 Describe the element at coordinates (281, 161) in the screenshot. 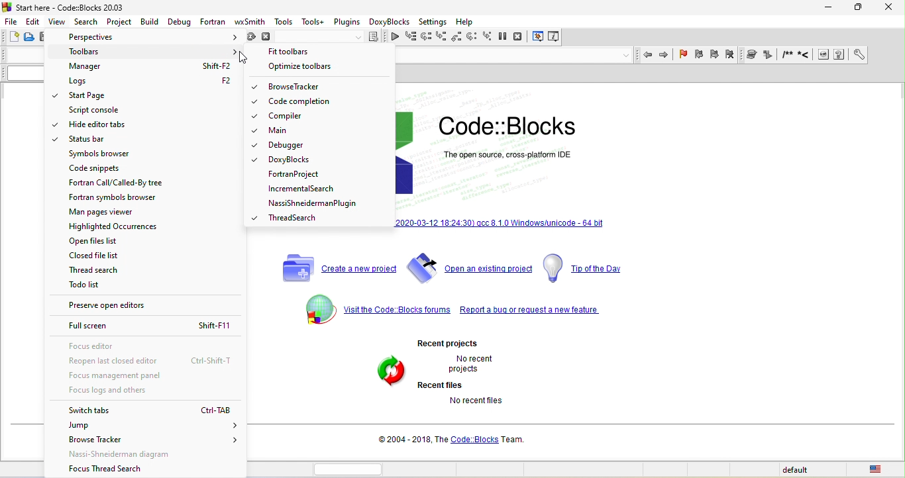

I see `doxy blocks` at that location.